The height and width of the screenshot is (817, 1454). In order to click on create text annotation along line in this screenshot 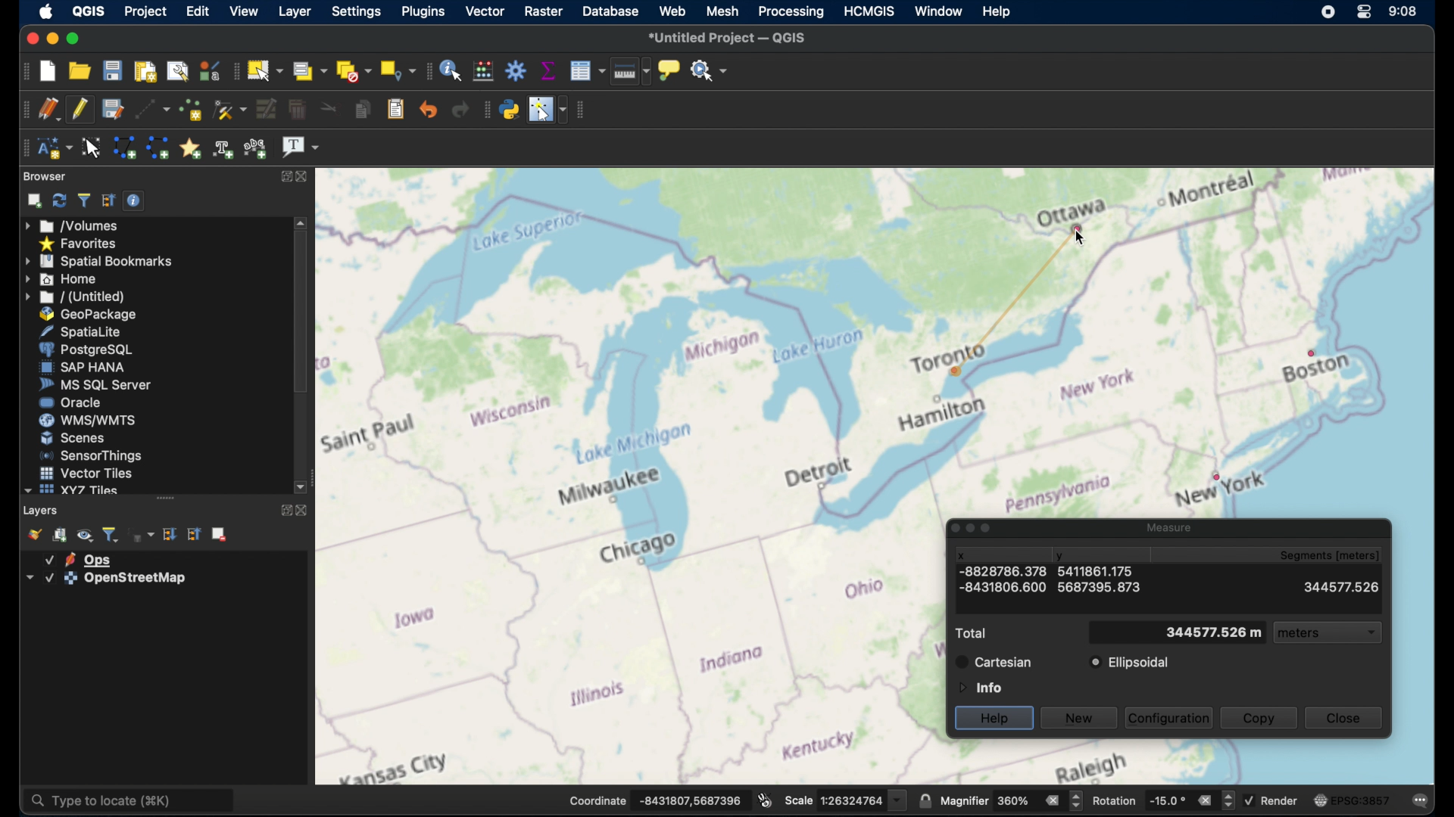, I will do `click(223, 148)`.